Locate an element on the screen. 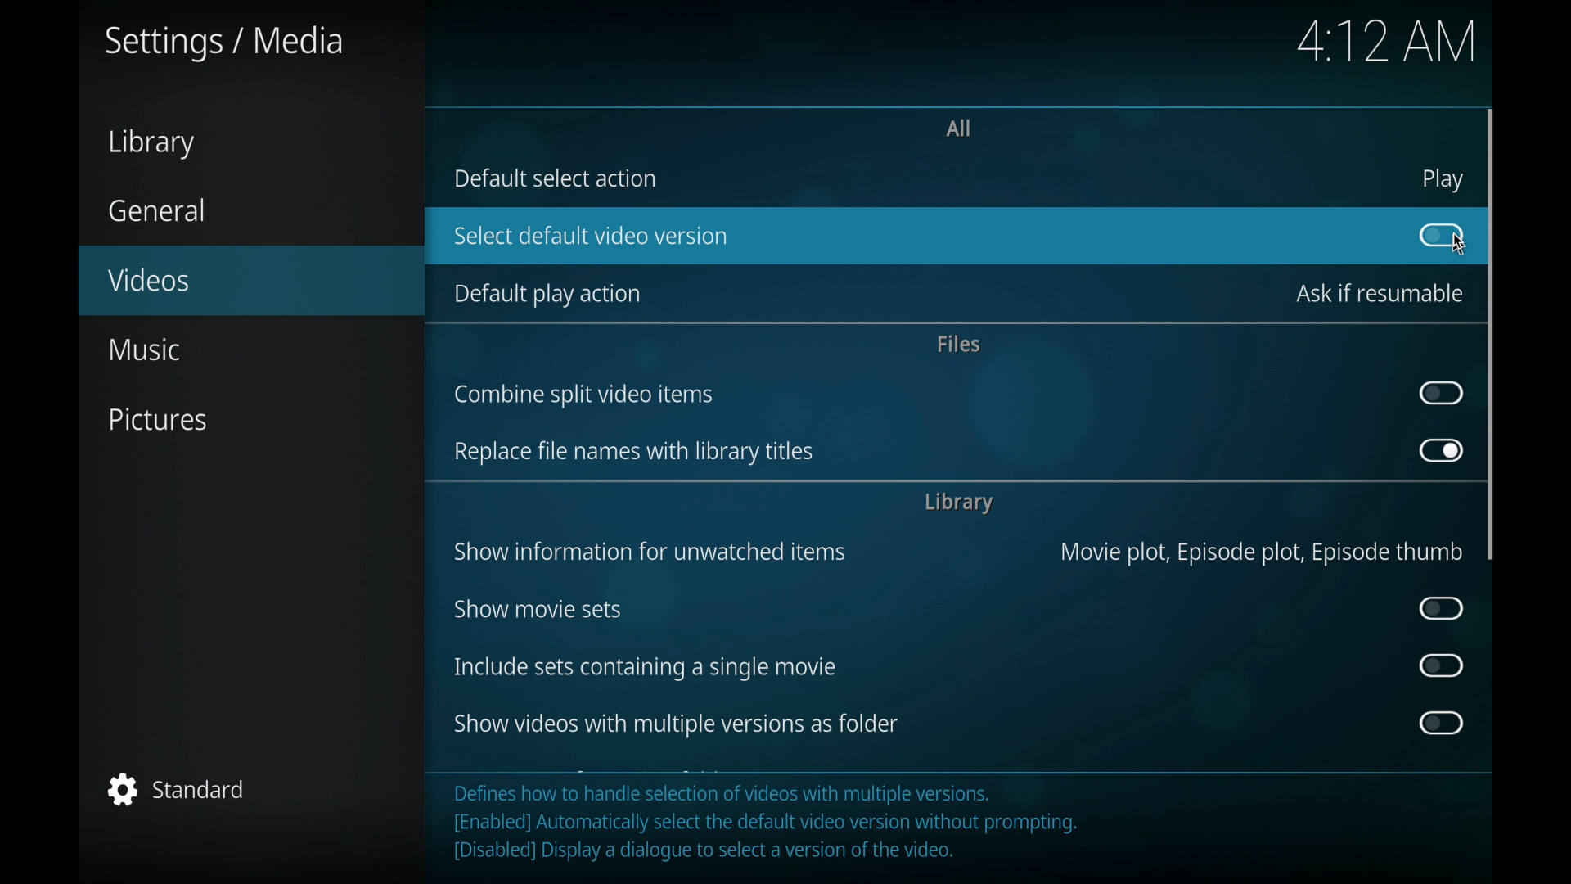  files is located at coordinates (956, 342).